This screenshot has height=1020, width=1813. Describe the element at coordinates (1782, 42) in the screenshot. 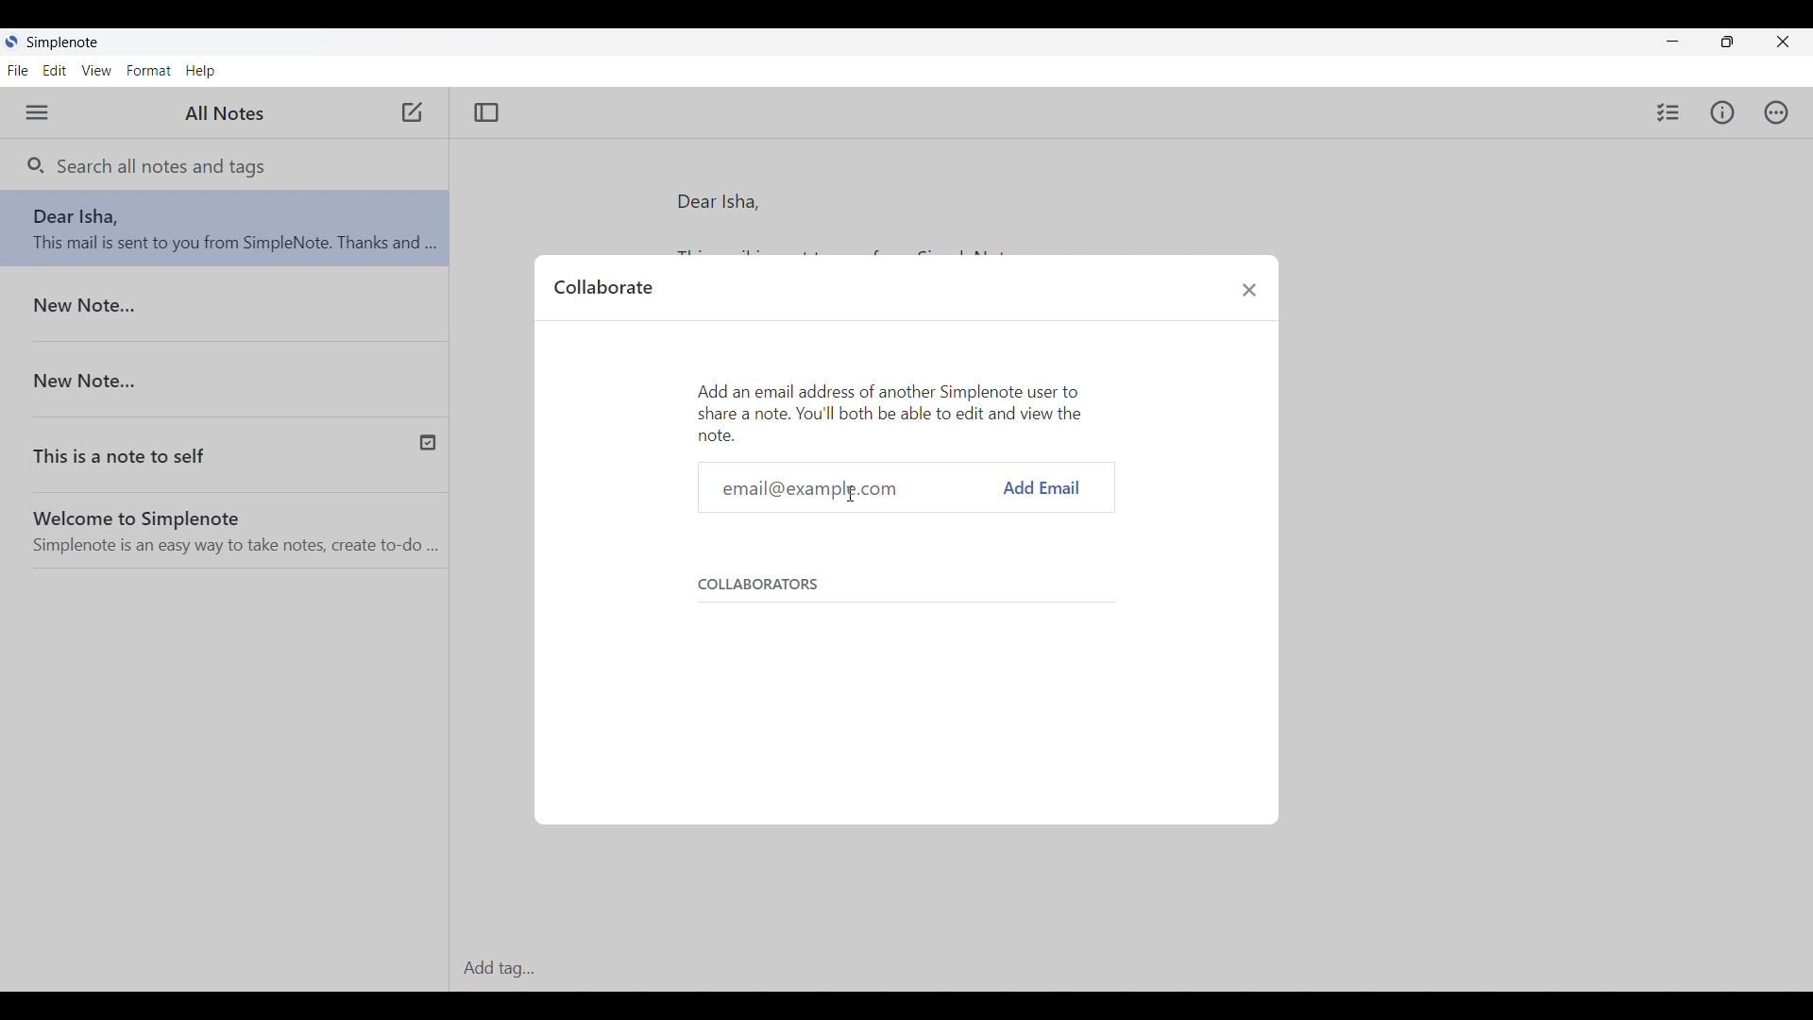

I see `Close ` at that location.